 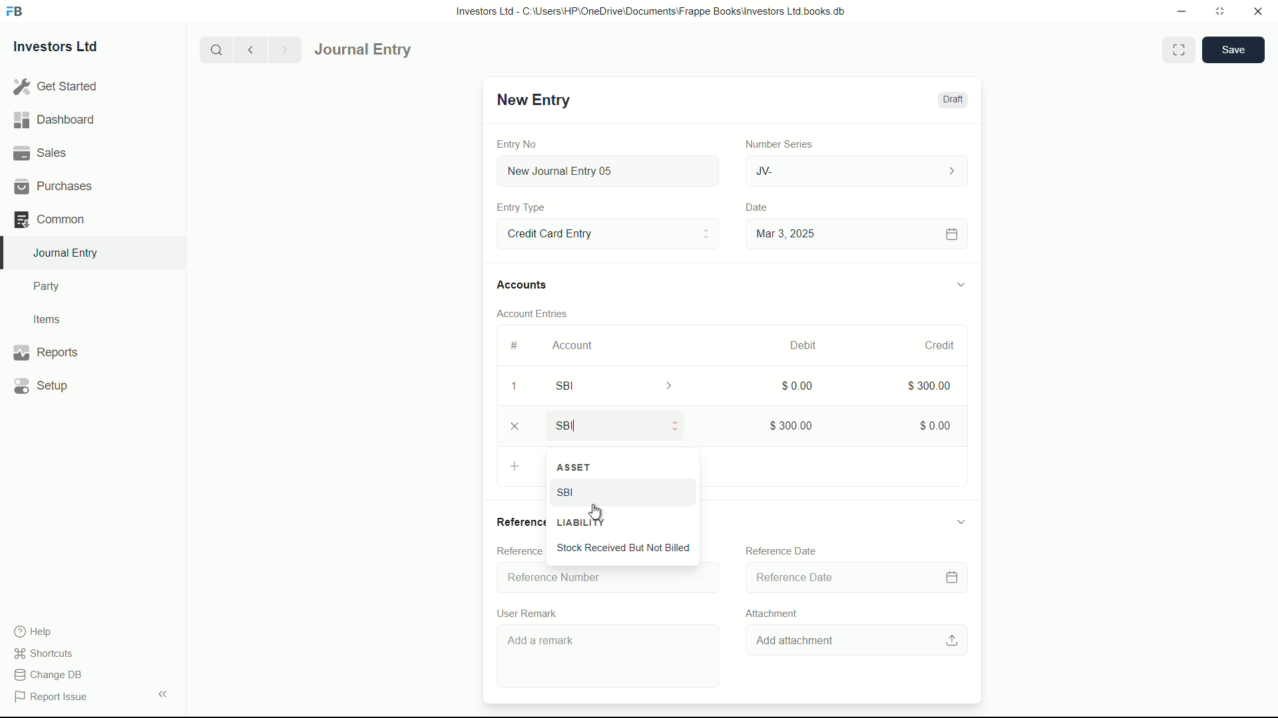 What do you see at coordinates (68, 49) in the screenshot?
I see `Investors Ltd` at bounding box center [68, 49].